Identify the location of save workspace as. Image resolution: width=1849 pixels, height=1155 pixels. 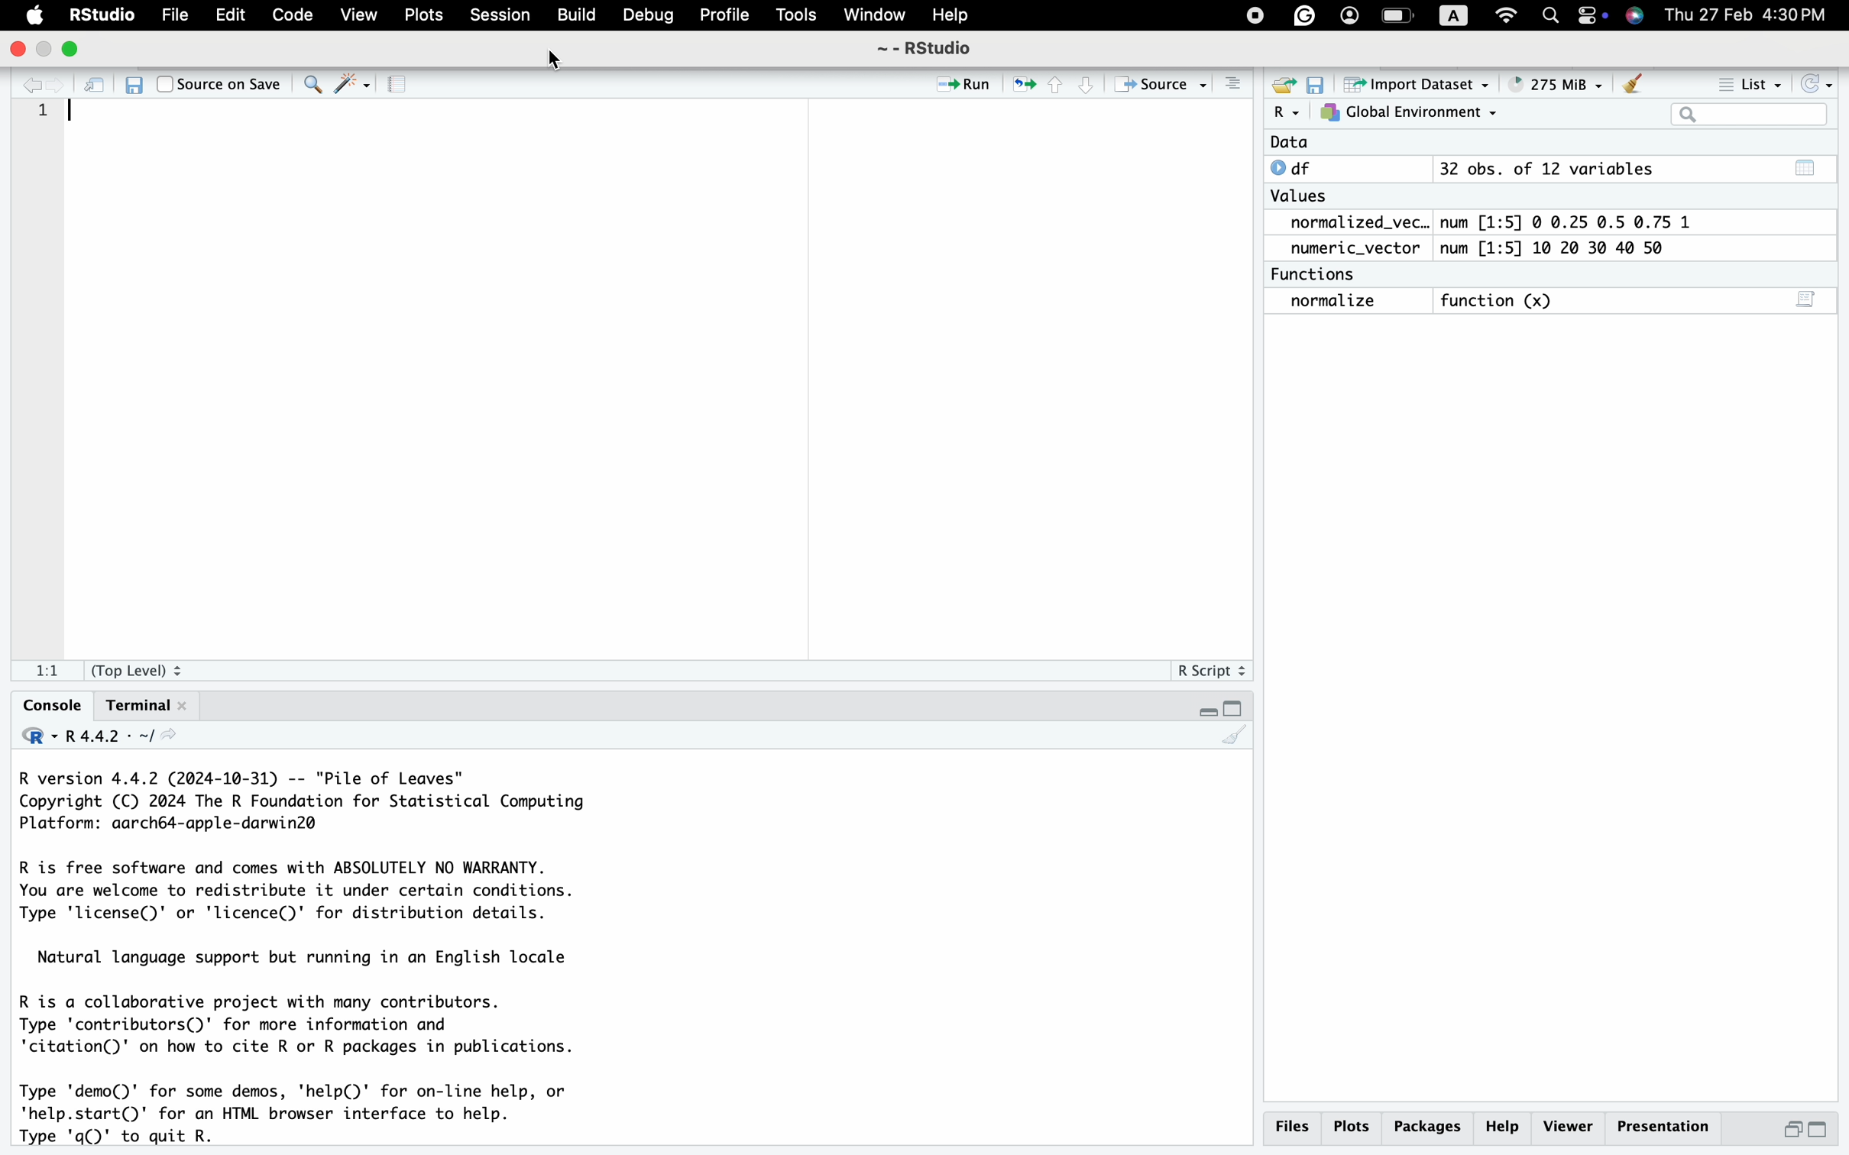
(1321, 86).